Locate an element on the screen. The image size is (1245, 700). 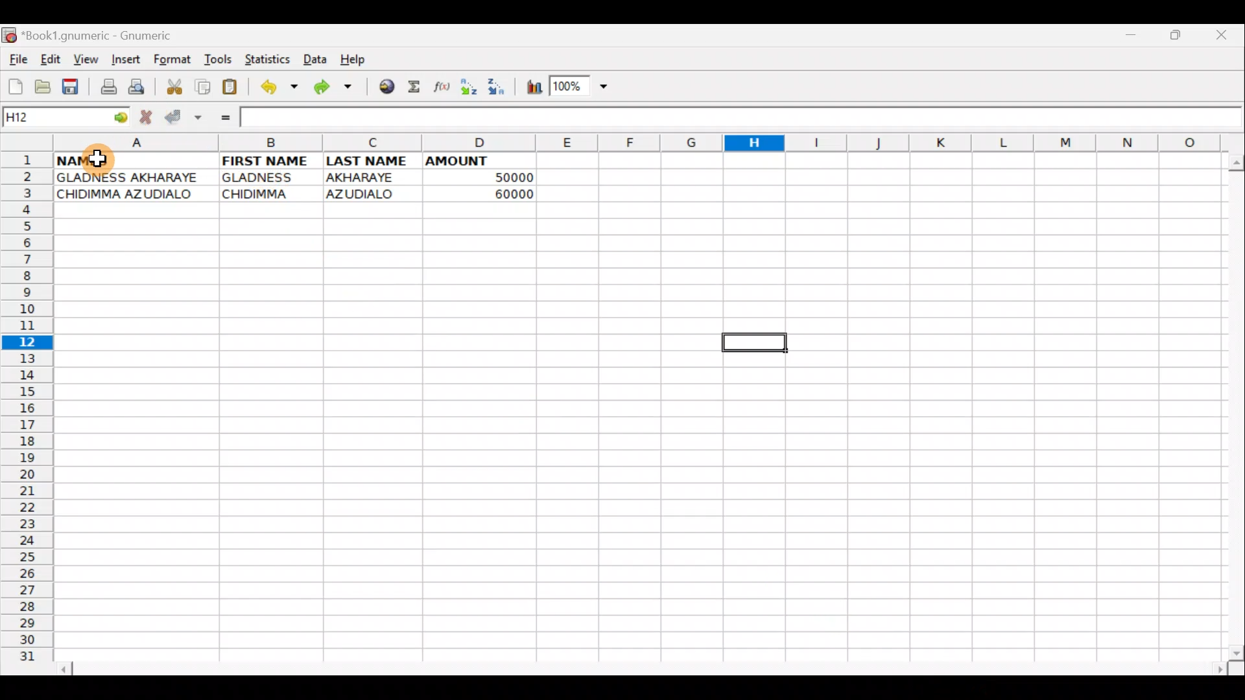
Cells is located at coordinates (630, 432).